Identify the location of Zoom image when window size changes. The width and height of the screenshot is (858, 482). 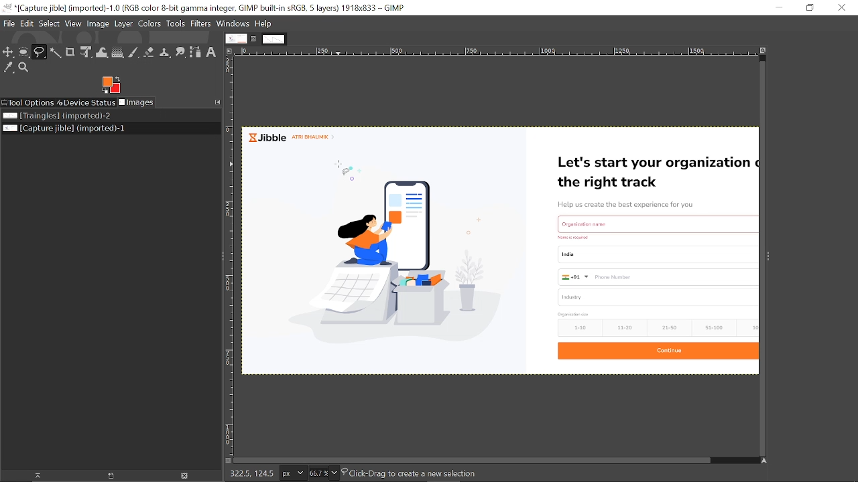
(763, 52).